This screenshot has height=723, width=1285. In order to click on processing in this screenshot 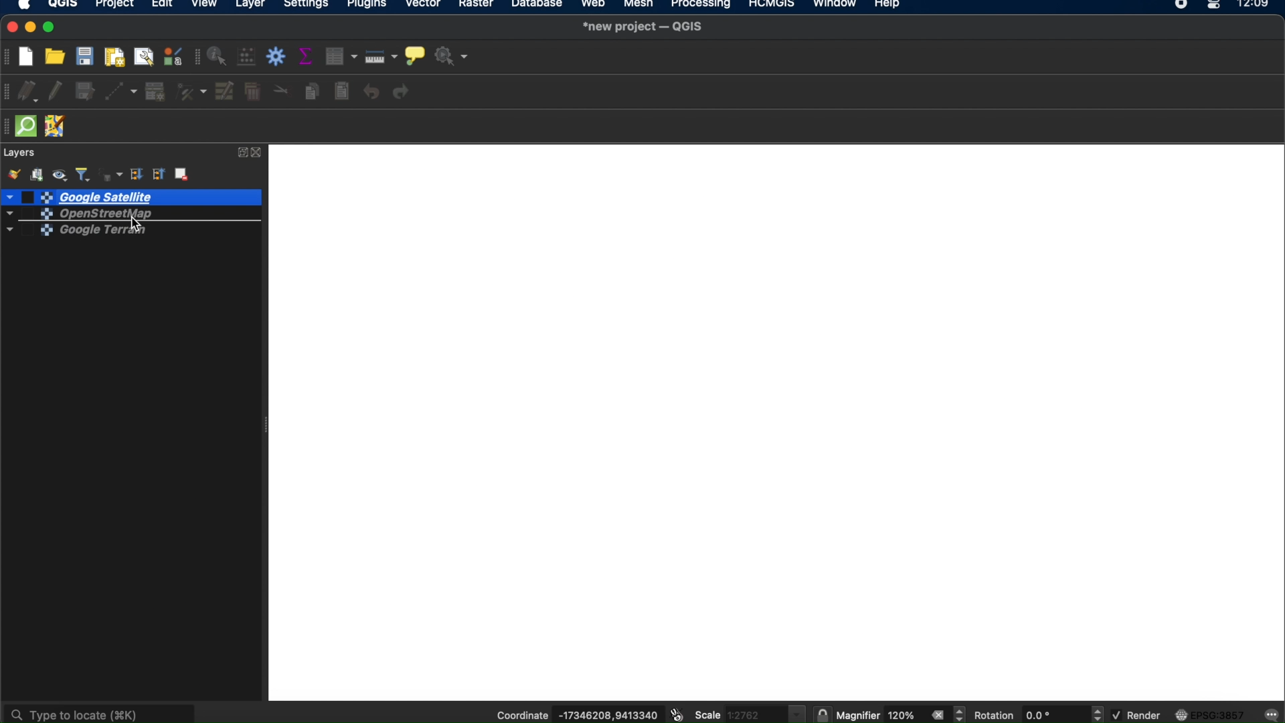, I will do `click(701, 5)`.